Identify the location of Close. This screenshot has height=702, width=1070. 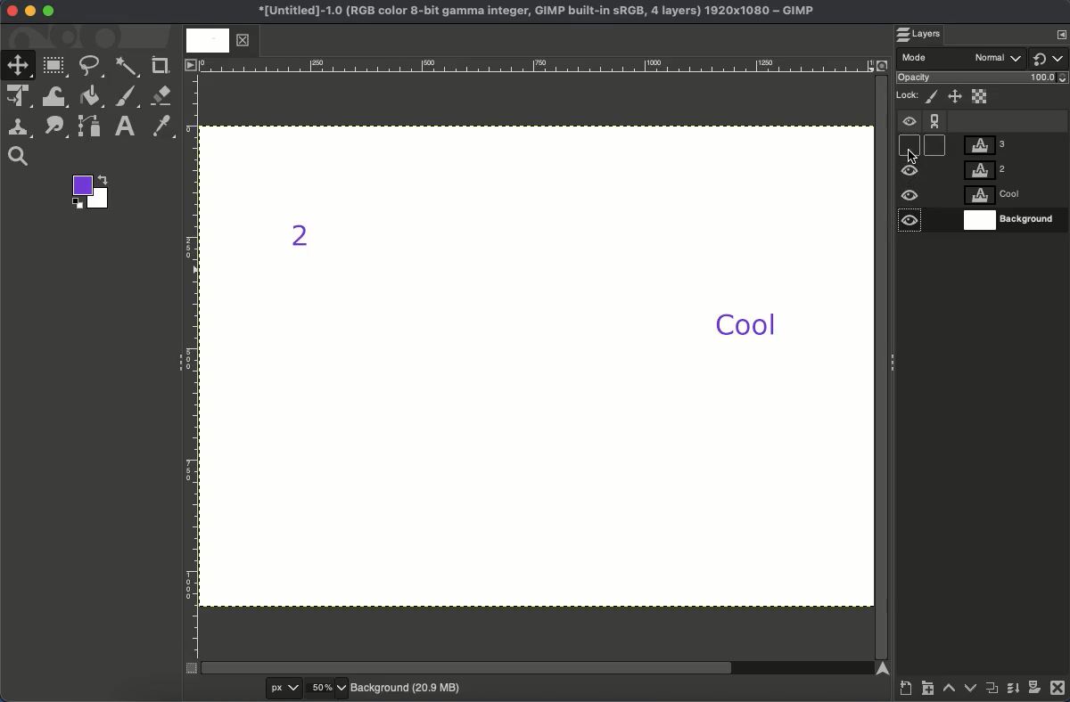
(10, 12).